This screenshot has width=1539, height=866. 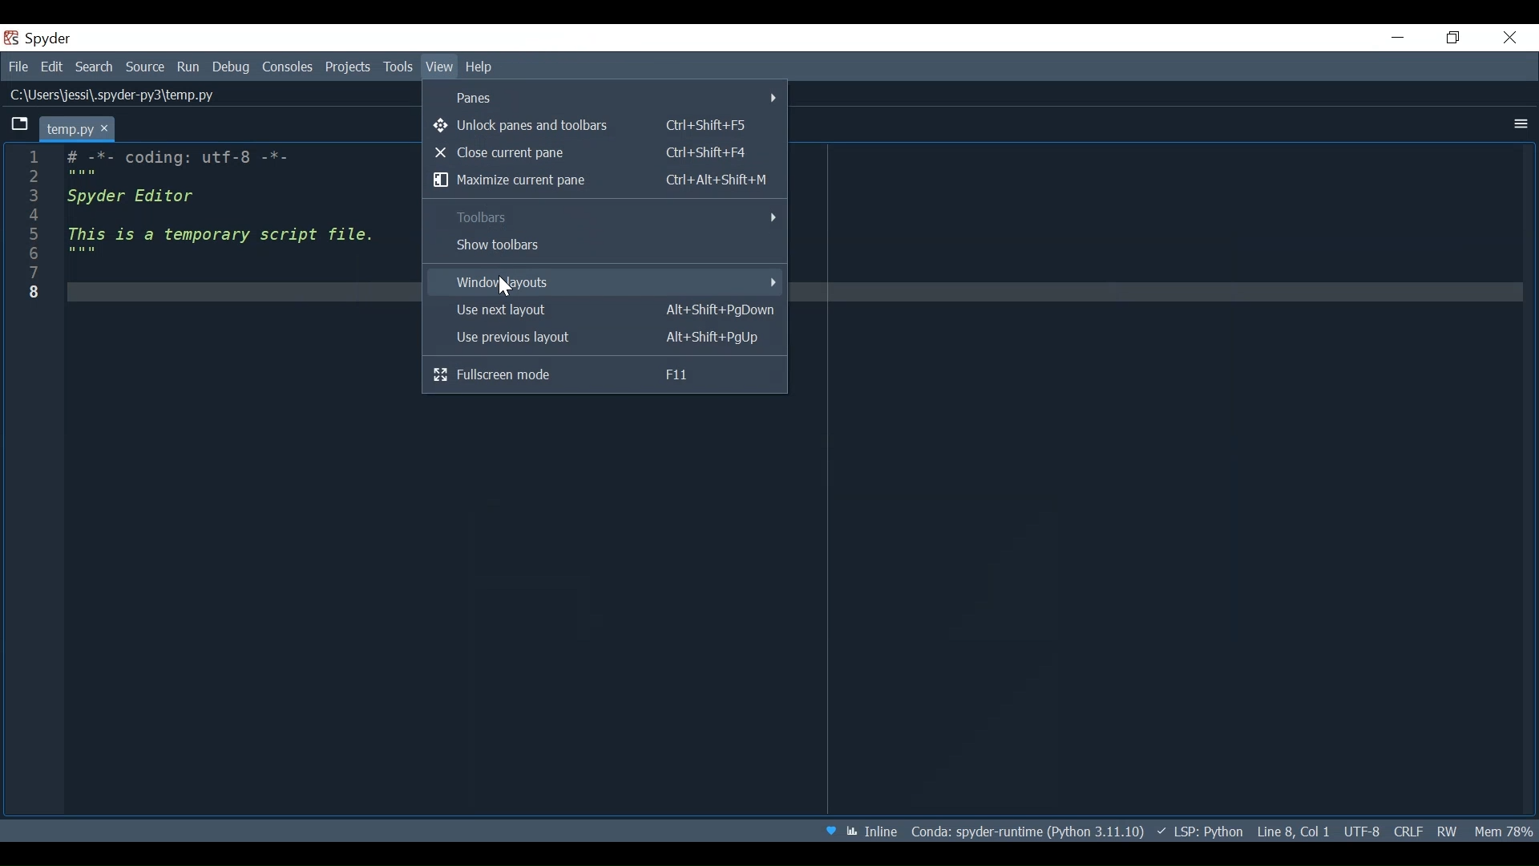 I want to click on Cursor Position, so click(x=1293, y=831).